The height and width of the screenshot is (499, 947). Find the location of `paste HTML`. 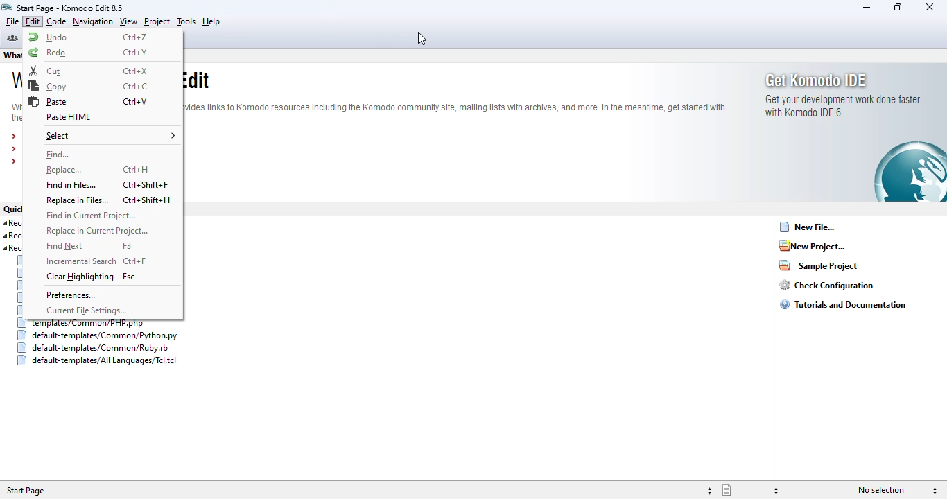

paste HTML is located at coordinates (67, 117).